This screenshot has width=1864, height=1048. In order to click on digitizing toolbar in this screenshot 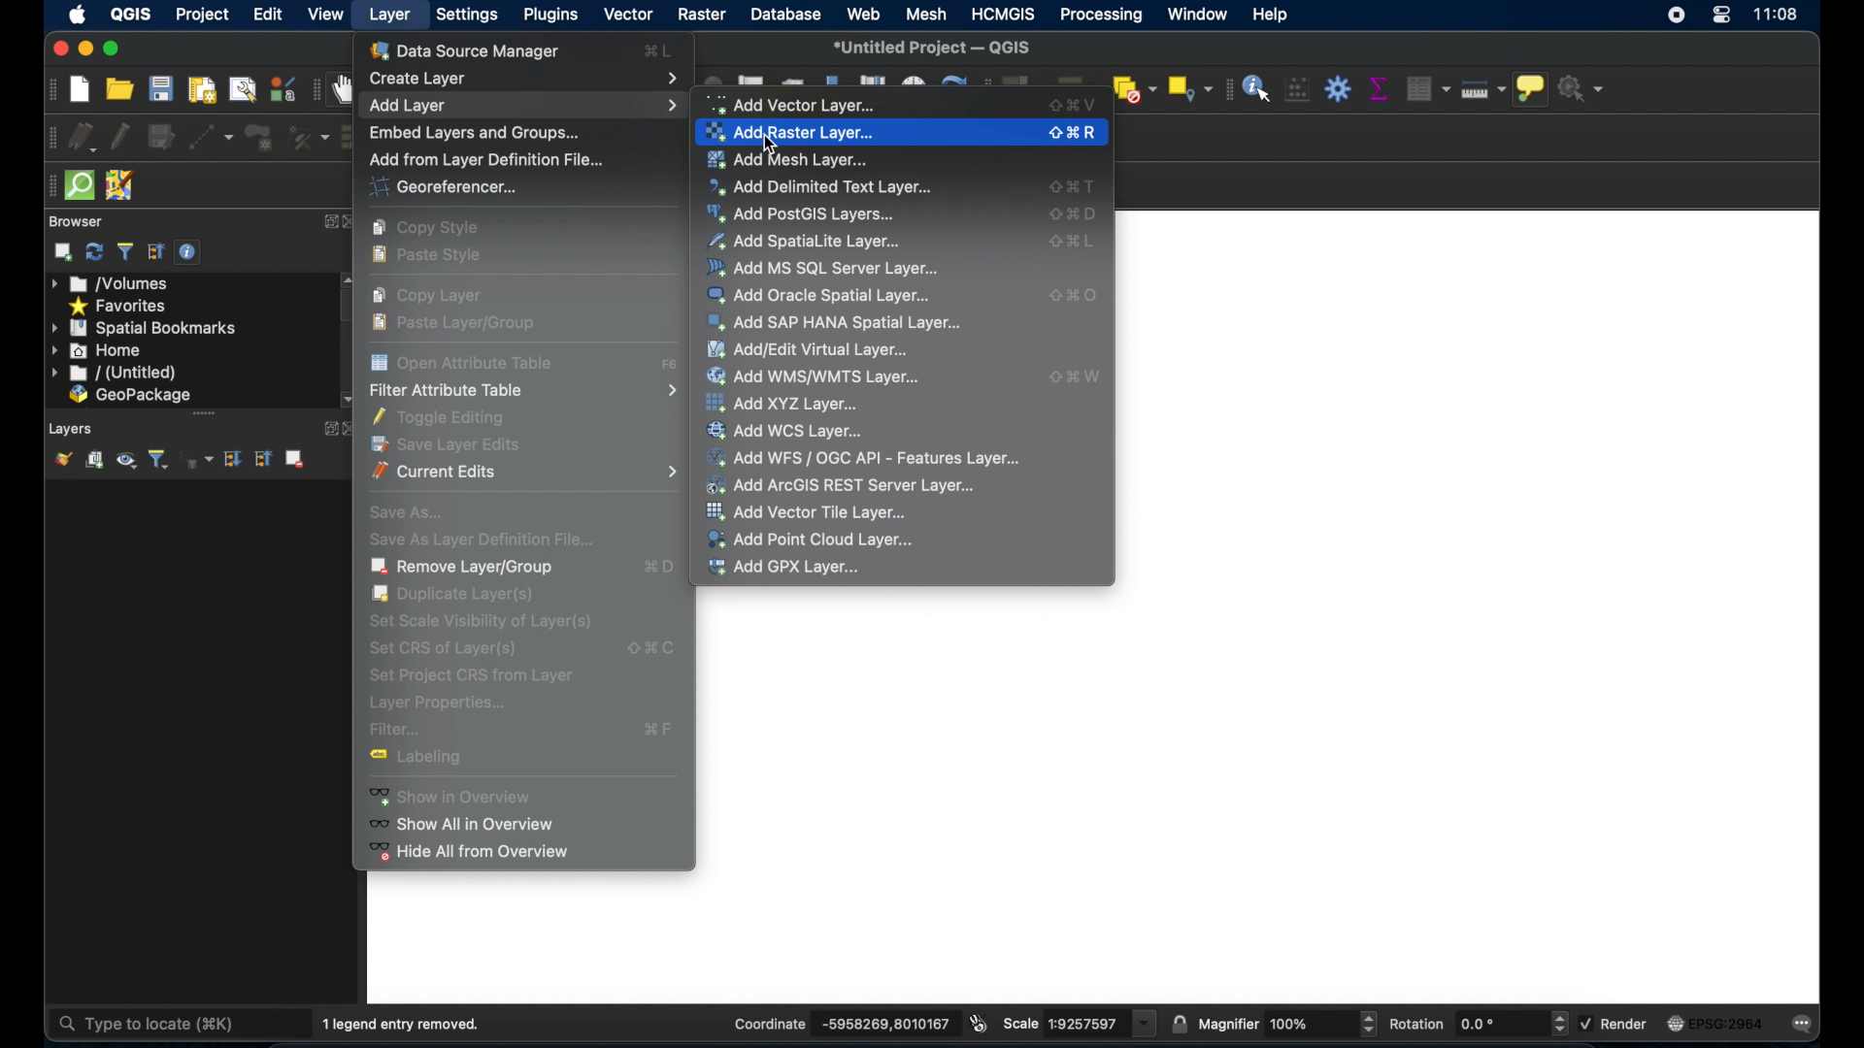, I will do `click(46, 138)`.